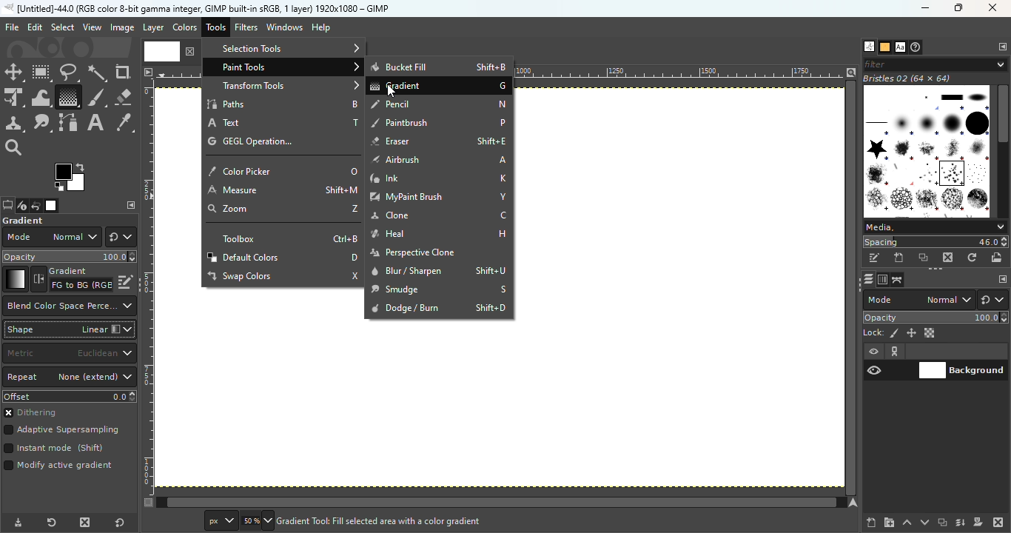  What do you see at coordinates (36, 205) in the screenshot?
I see `Open the undo history dialog` at bounding box center [36, 205].